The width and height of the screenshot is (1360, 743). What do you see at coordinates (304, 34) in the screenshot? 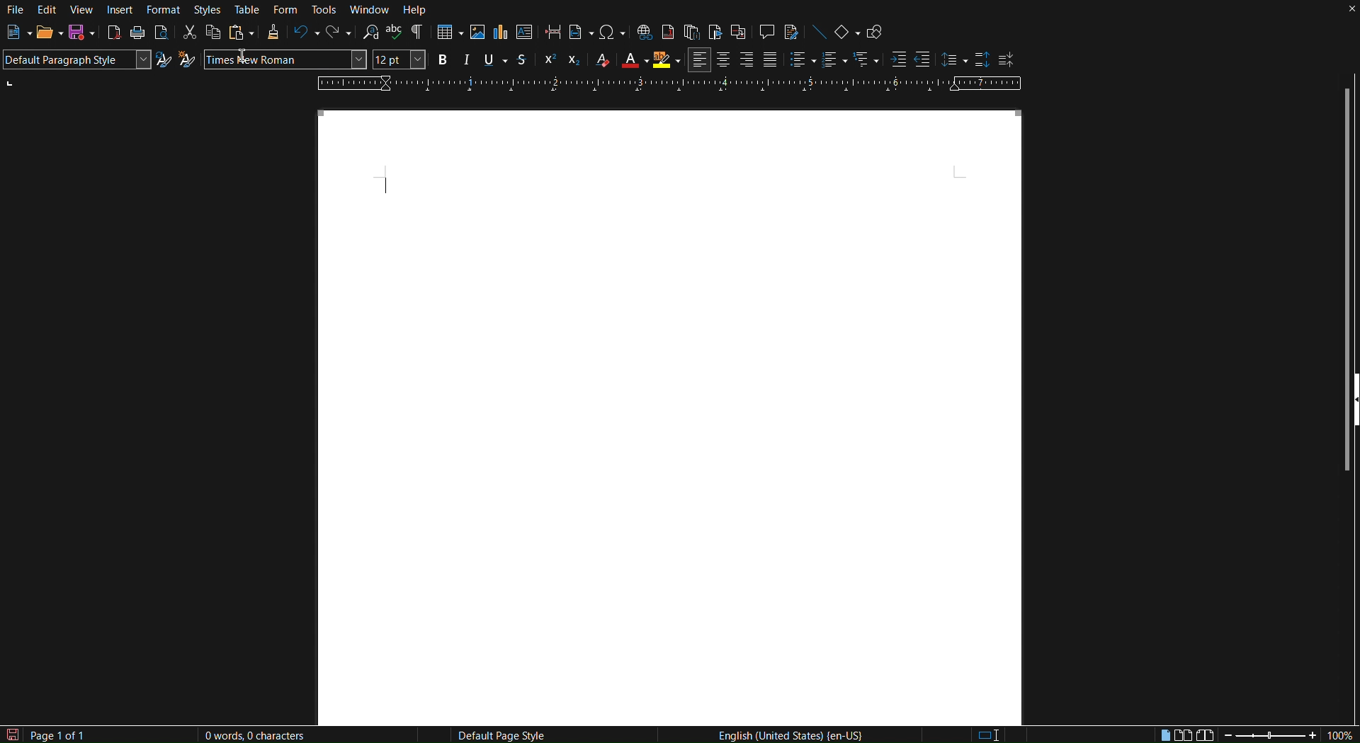
I see `Undo` at bounding box center [304, 34].